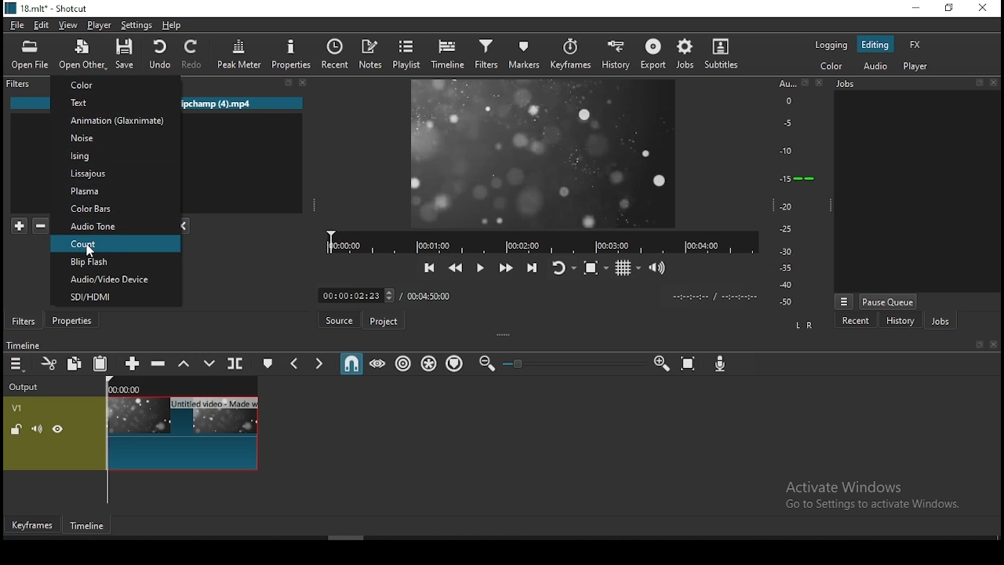 The image size is (1004, 565). Describe the element at coordinates (125, 55) in the screenshot. I see `save` at that location.